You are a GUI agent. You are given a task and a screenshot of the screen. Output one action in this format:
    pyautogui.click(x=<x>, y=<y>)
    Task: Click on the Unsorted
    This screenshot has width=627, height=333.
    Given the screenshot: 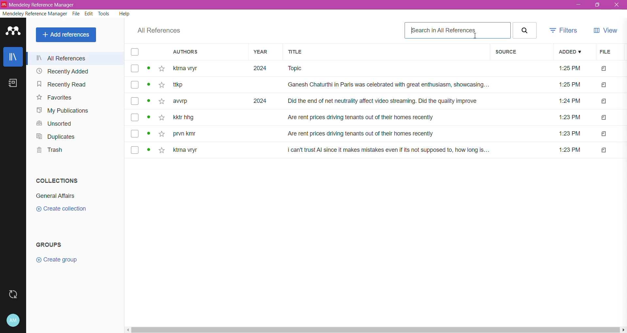 What is the action you would take?
    pyautogui.click(x=52, y=124)
    